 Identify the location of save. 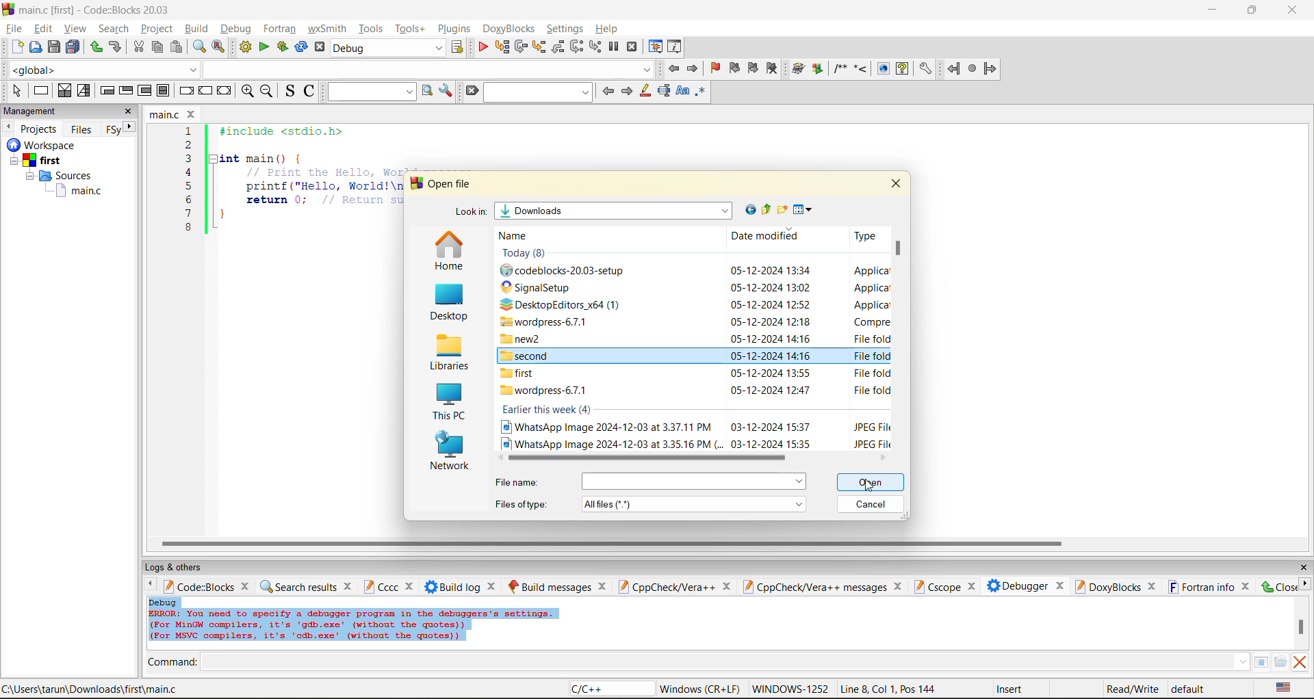
(55, 47).